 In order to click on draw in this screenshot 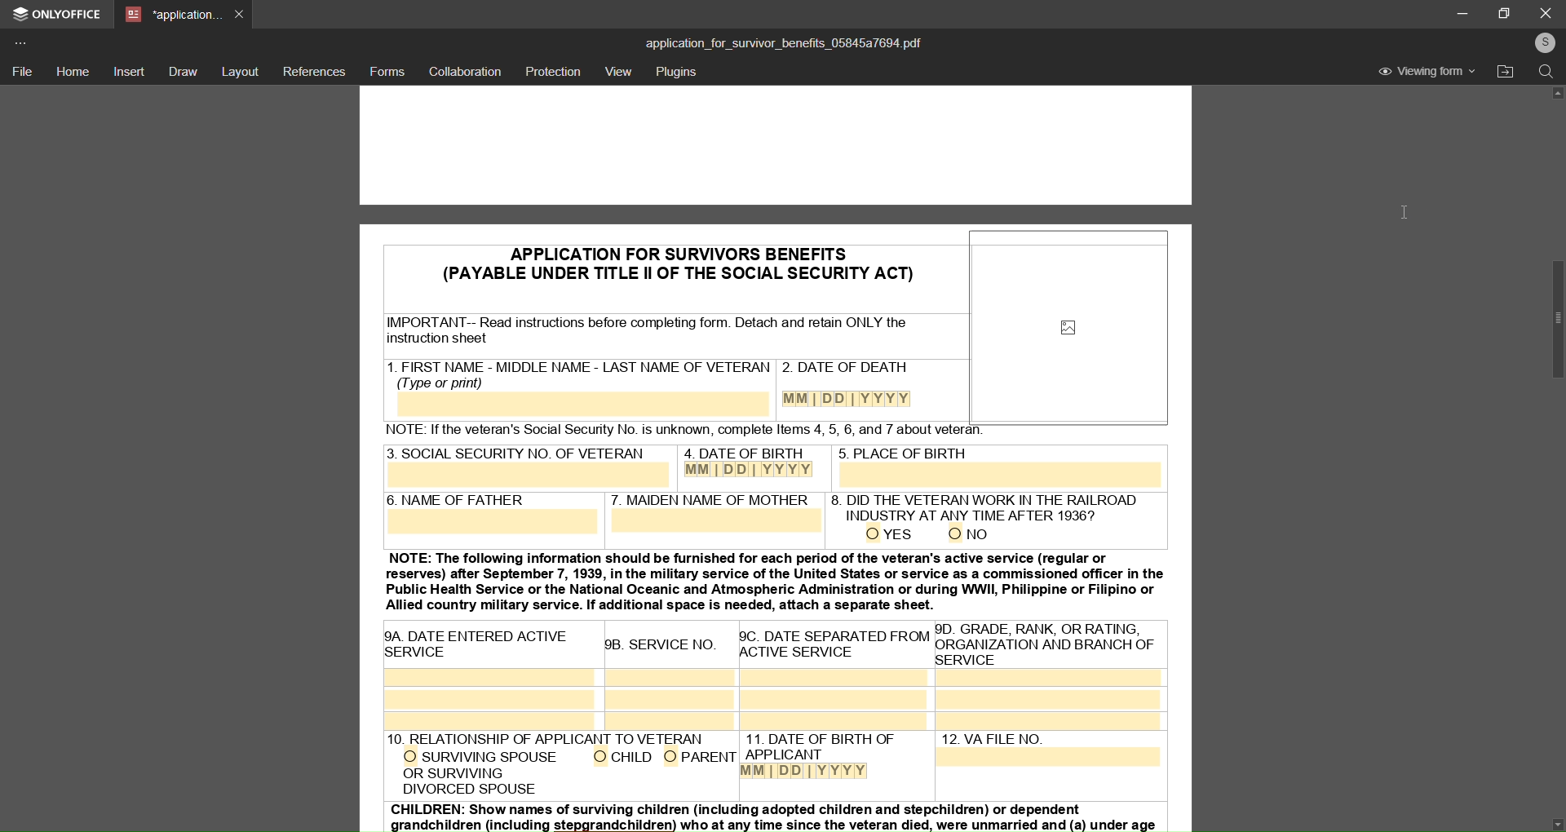, I will do `click(183, 71)`.